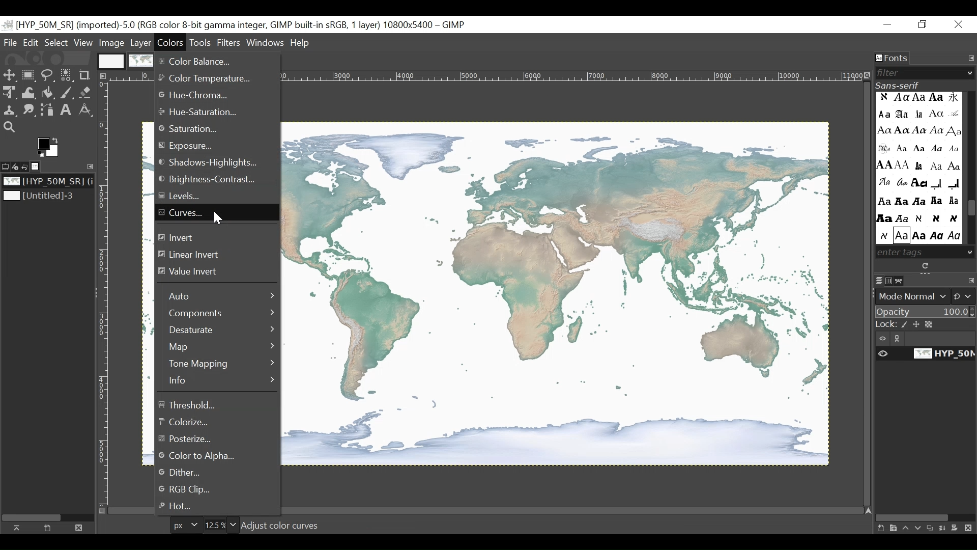  What do you see at coordinates (210, 78) in the screenshot?
I see `Color temperature` at bounding box center [210, 78].